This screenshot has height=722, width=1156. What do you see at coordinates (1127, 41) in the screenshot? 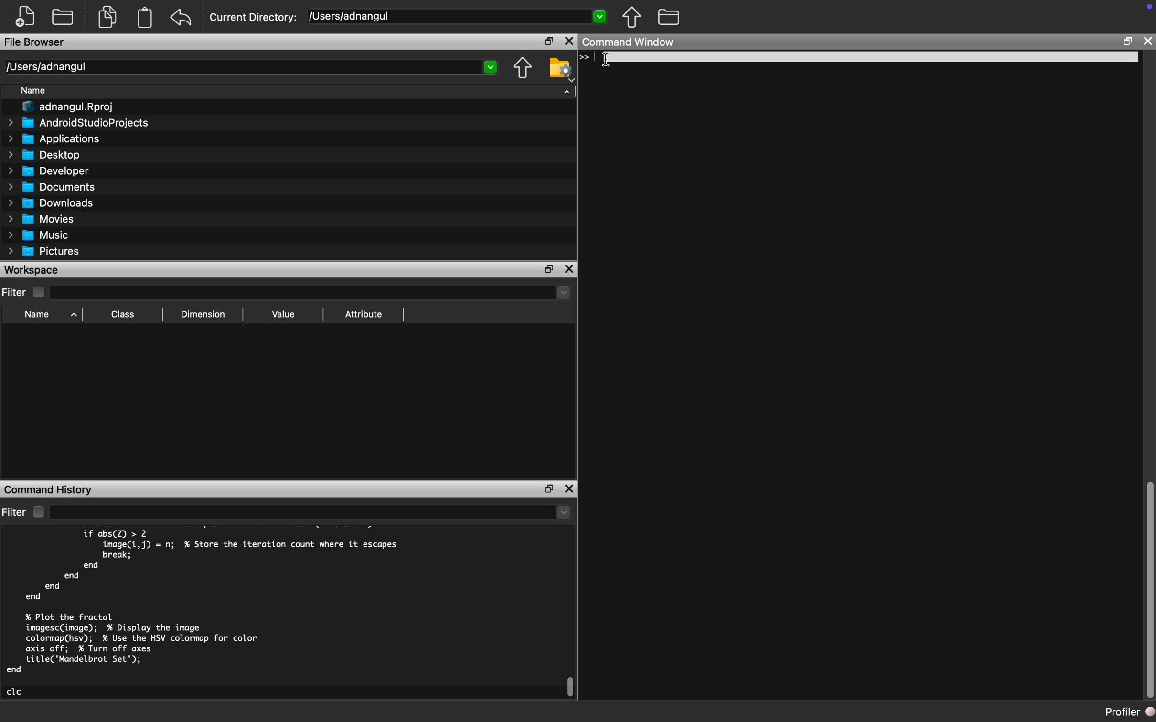
I see `Restore Down` at bounding box center [1127, 41].